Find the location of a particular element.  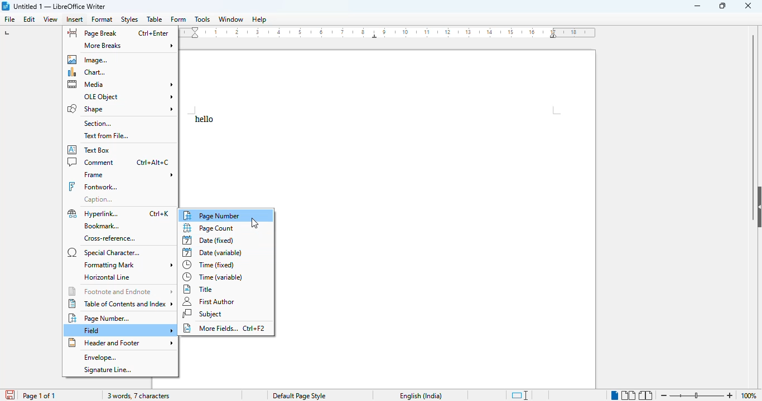

insert is located at coordinates (75, 19).